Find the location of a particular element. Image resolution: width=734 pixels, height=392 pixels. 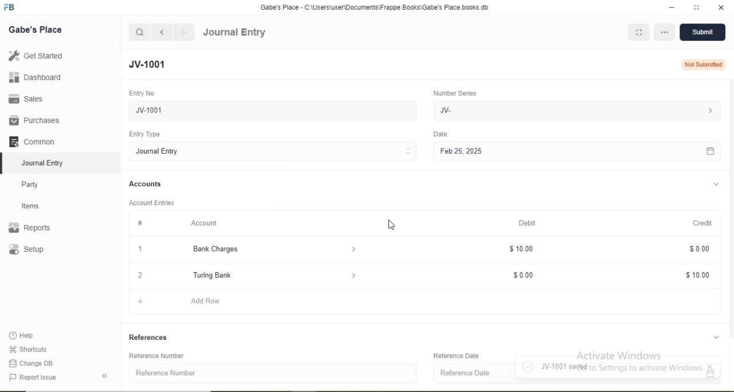

Party is located at coordinates (38, 183).